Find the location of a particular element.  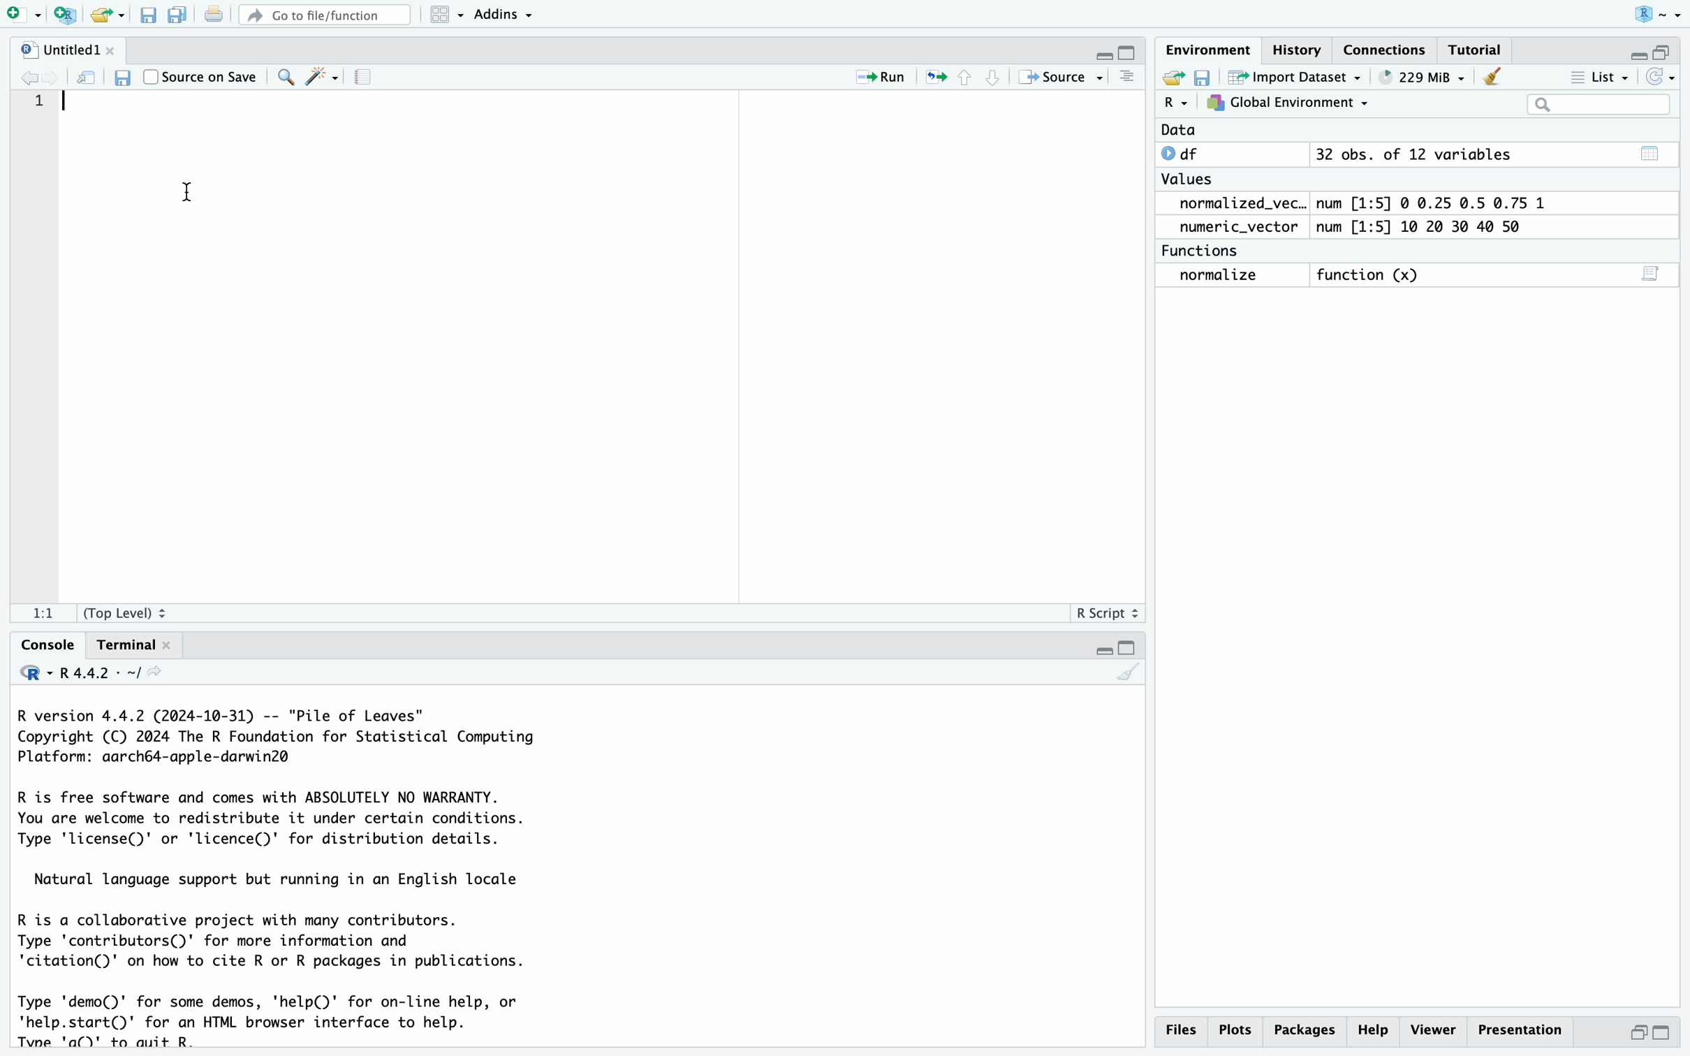

Environment is located at coordinates (1209, 52).